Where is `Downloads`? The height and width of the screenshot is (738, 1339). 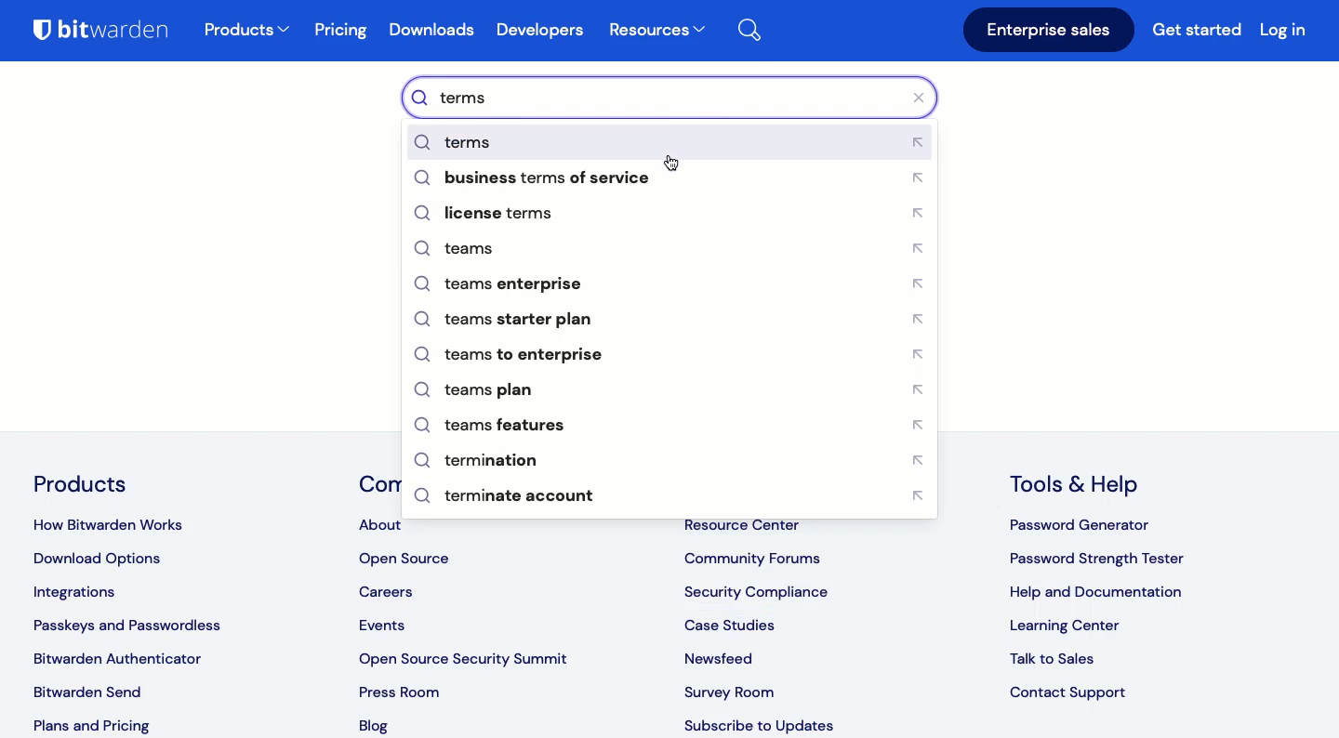
Downloads is located at coordinates (436, 33).